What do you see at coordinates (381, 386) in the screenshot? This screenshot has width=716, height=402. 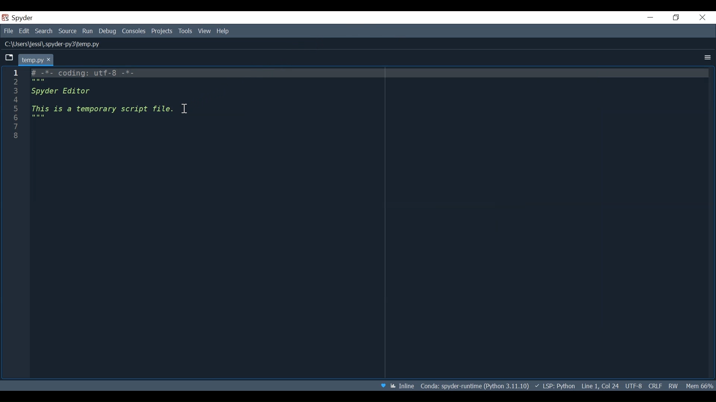 I see `Help Spyder` at bounding box center [381, 386].